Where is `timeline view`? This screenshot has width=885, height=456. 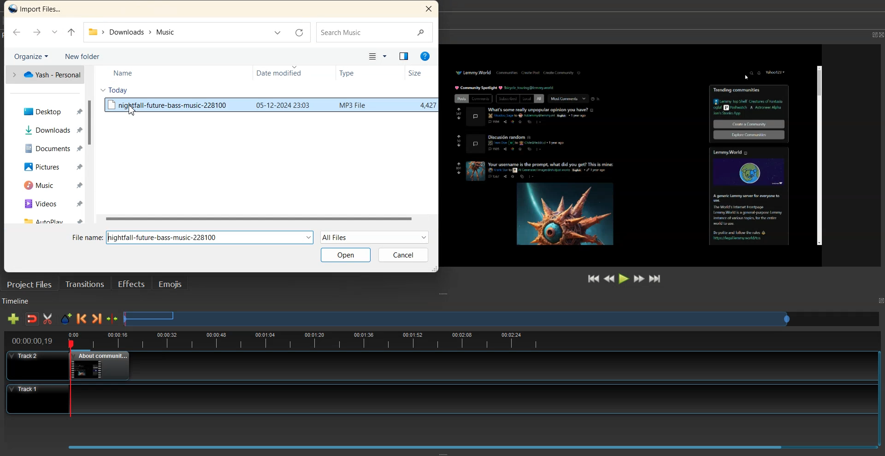 timeline view is located at coordinates (26, 339).